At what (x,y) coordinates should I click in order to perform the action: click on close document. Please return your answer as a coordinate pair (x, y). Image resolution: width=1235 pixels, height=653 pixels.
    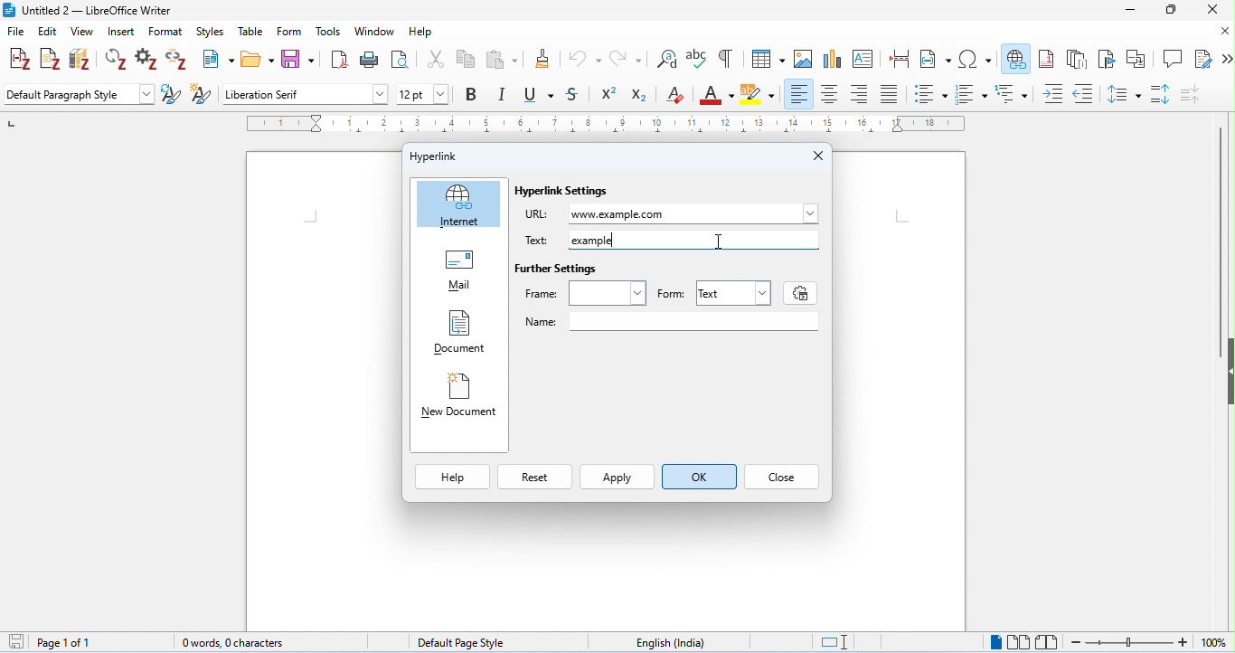
    Looking at the image, I should click on (1224, 32).